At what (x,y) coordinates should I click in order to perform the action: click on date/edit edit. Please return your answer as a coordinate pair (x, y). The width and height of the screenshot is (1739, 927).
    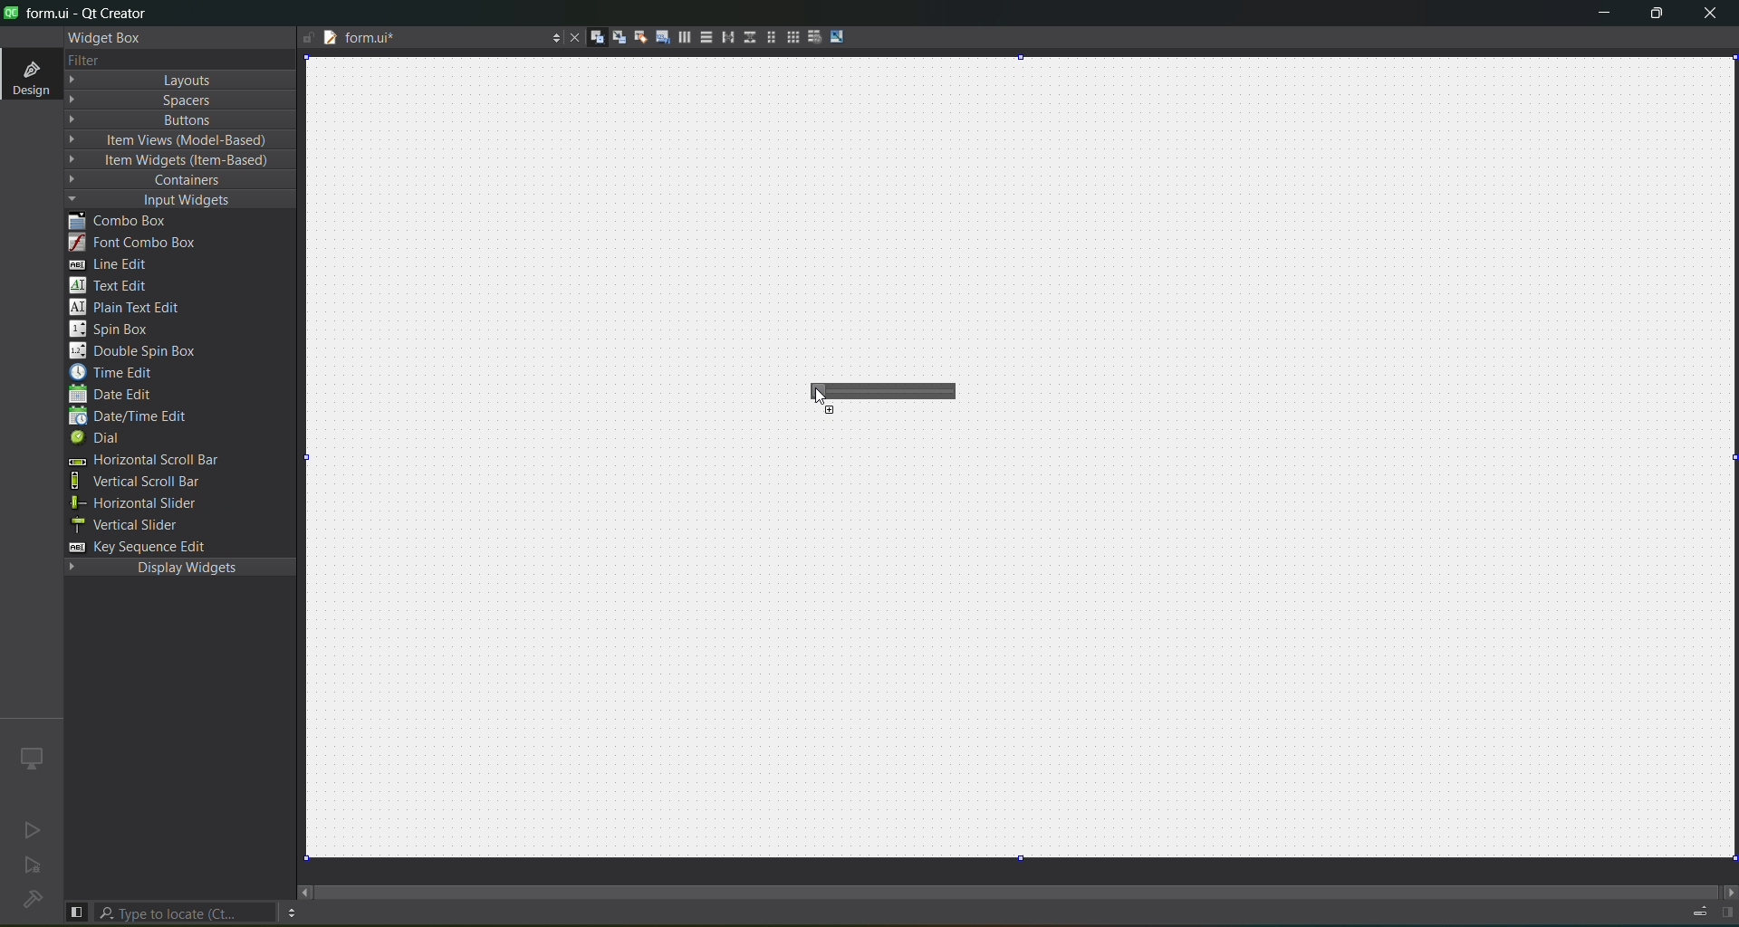
    Looking at the image, I should click on (131, 416).